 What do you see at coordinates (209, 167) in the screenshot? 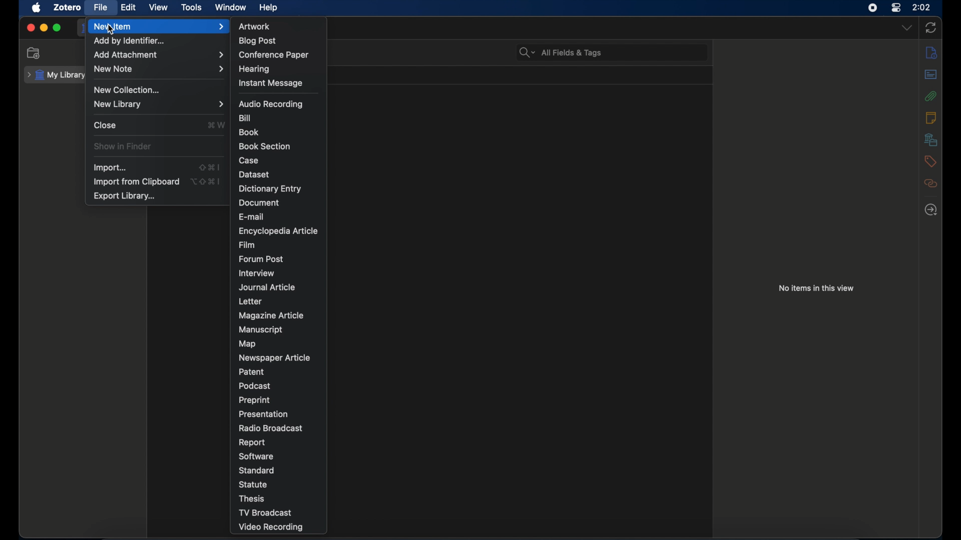
I see `shortcut` at bounding box center [209, 167].